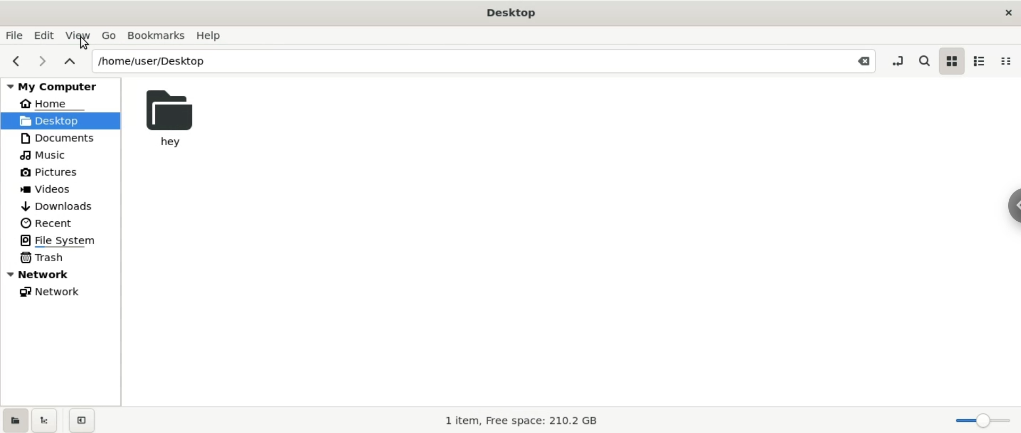  Describe the element at coordinates (1014, 204) in the screenshot. I see `sidebar` at that location.